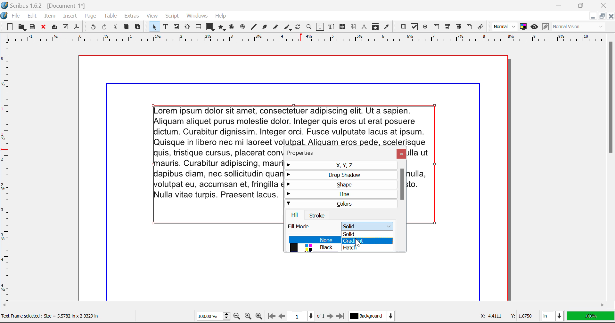 The width and height of the screenshot is (615, 323). I want to click on Colors, so click(340, 203).